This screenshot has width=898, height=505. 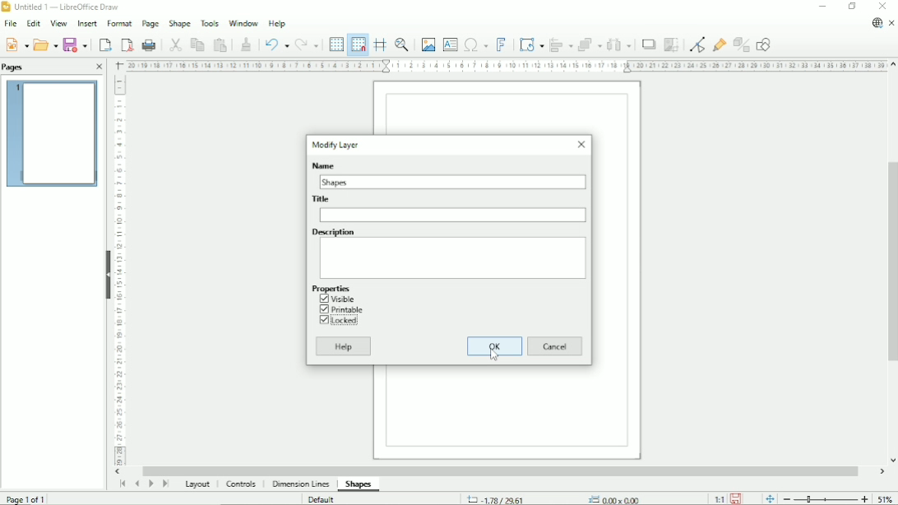 I want to click on Close, so click(x=883, y=6).